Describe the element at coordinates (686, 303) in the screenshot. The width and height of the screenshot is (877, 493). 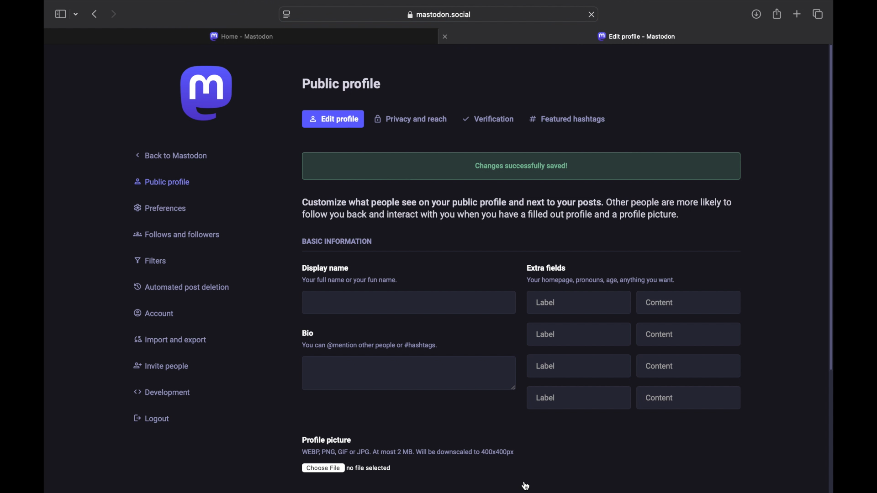
I see `content` at that location.